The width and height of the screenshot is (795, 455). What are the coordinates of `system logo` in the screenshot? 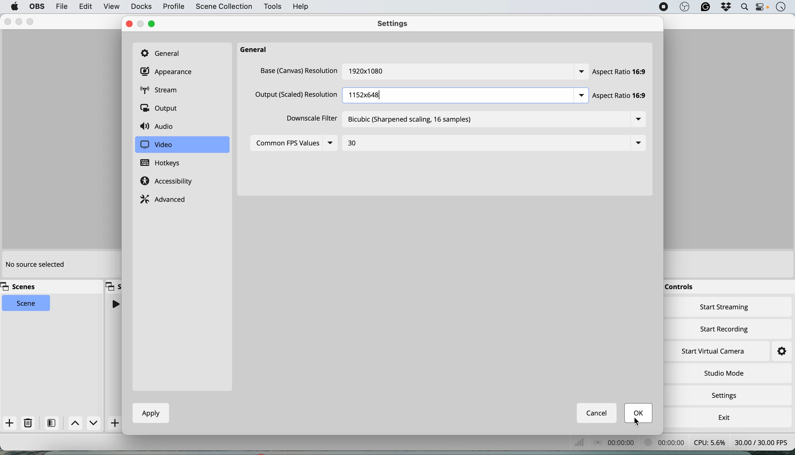 It's located at (15, 7).